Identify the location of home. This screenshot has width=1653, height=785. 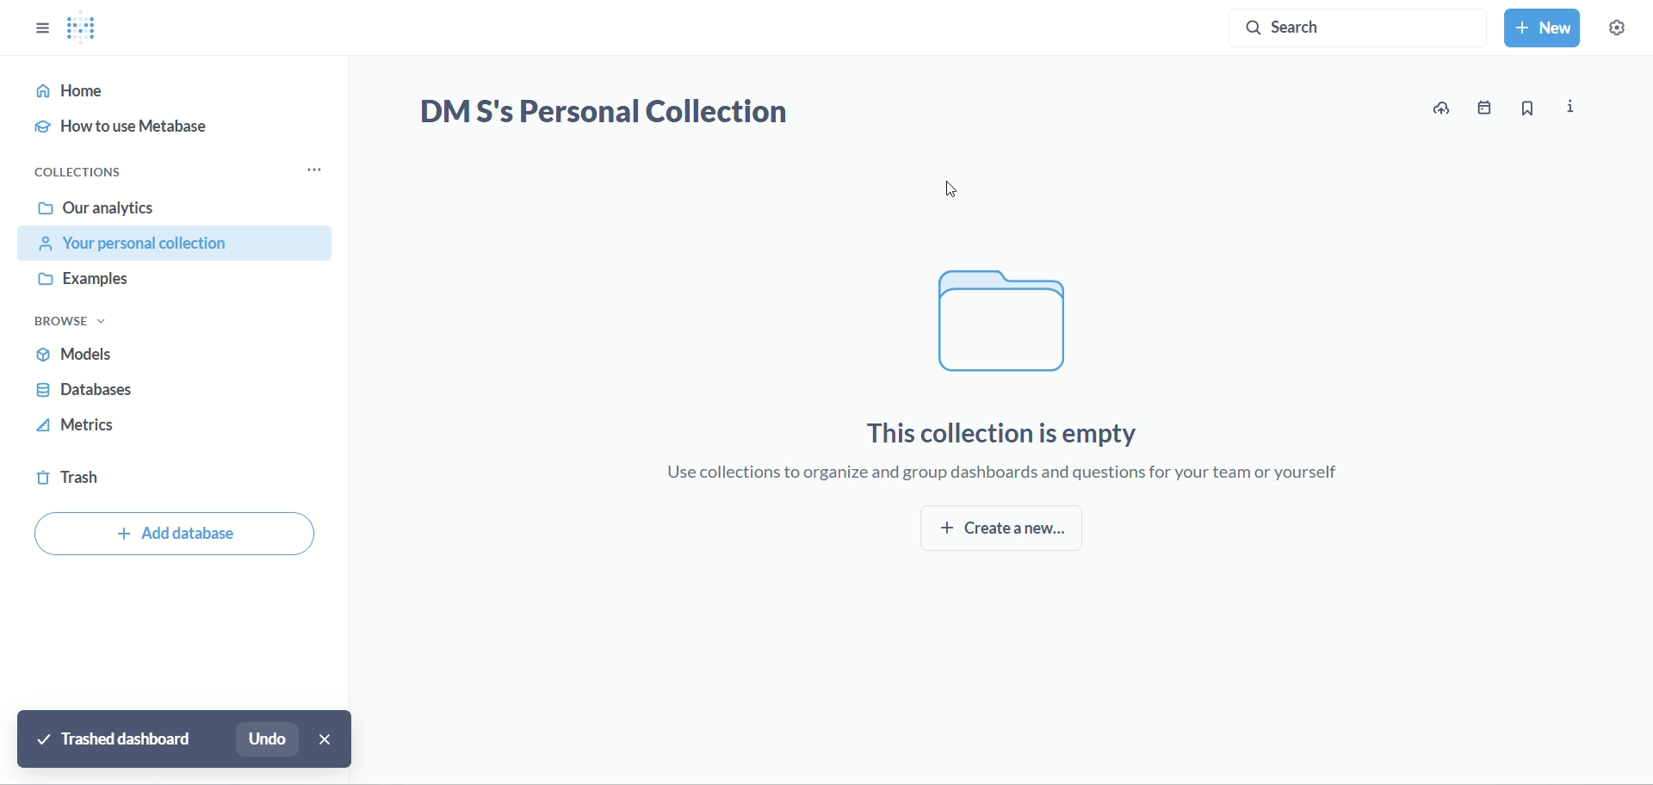
(169, 91).